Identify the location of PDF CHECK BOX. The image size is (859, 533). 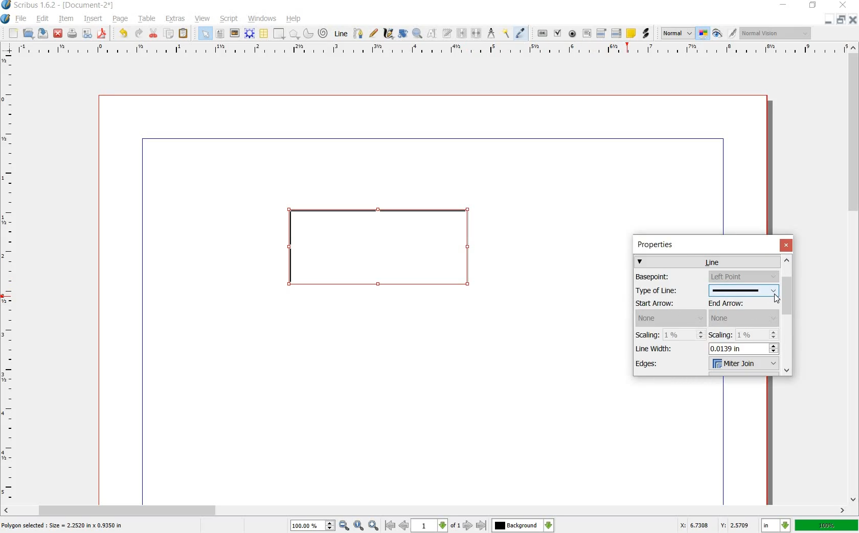
(558, 33).